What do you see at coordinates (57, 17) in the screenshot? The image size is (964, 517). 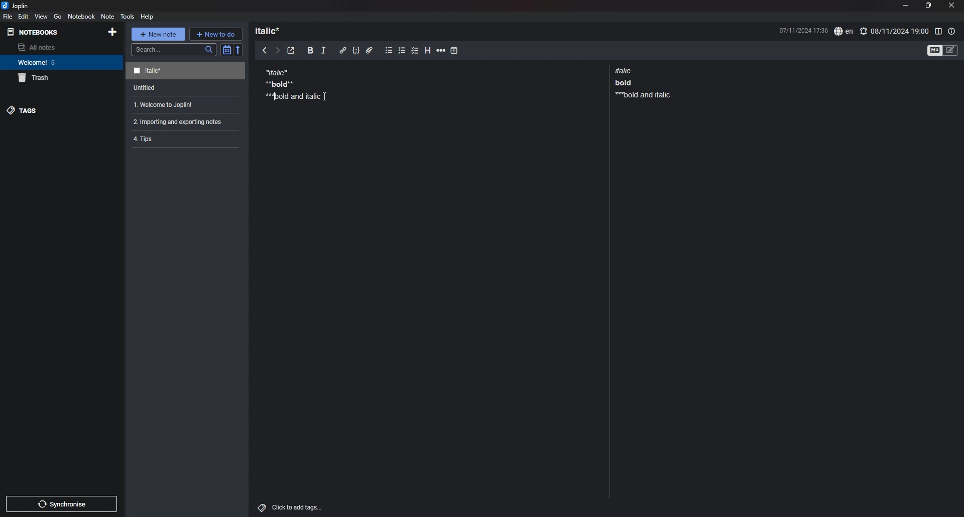 I see `go` at bounding box center [57, 17].